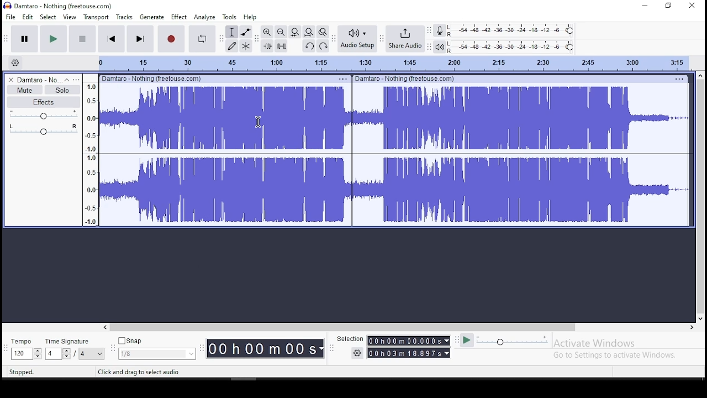 The width and height of the screenshot is (707, 398). Describe the element at coordinates (24, 90) in the screenshot. I see `mute` at that location.